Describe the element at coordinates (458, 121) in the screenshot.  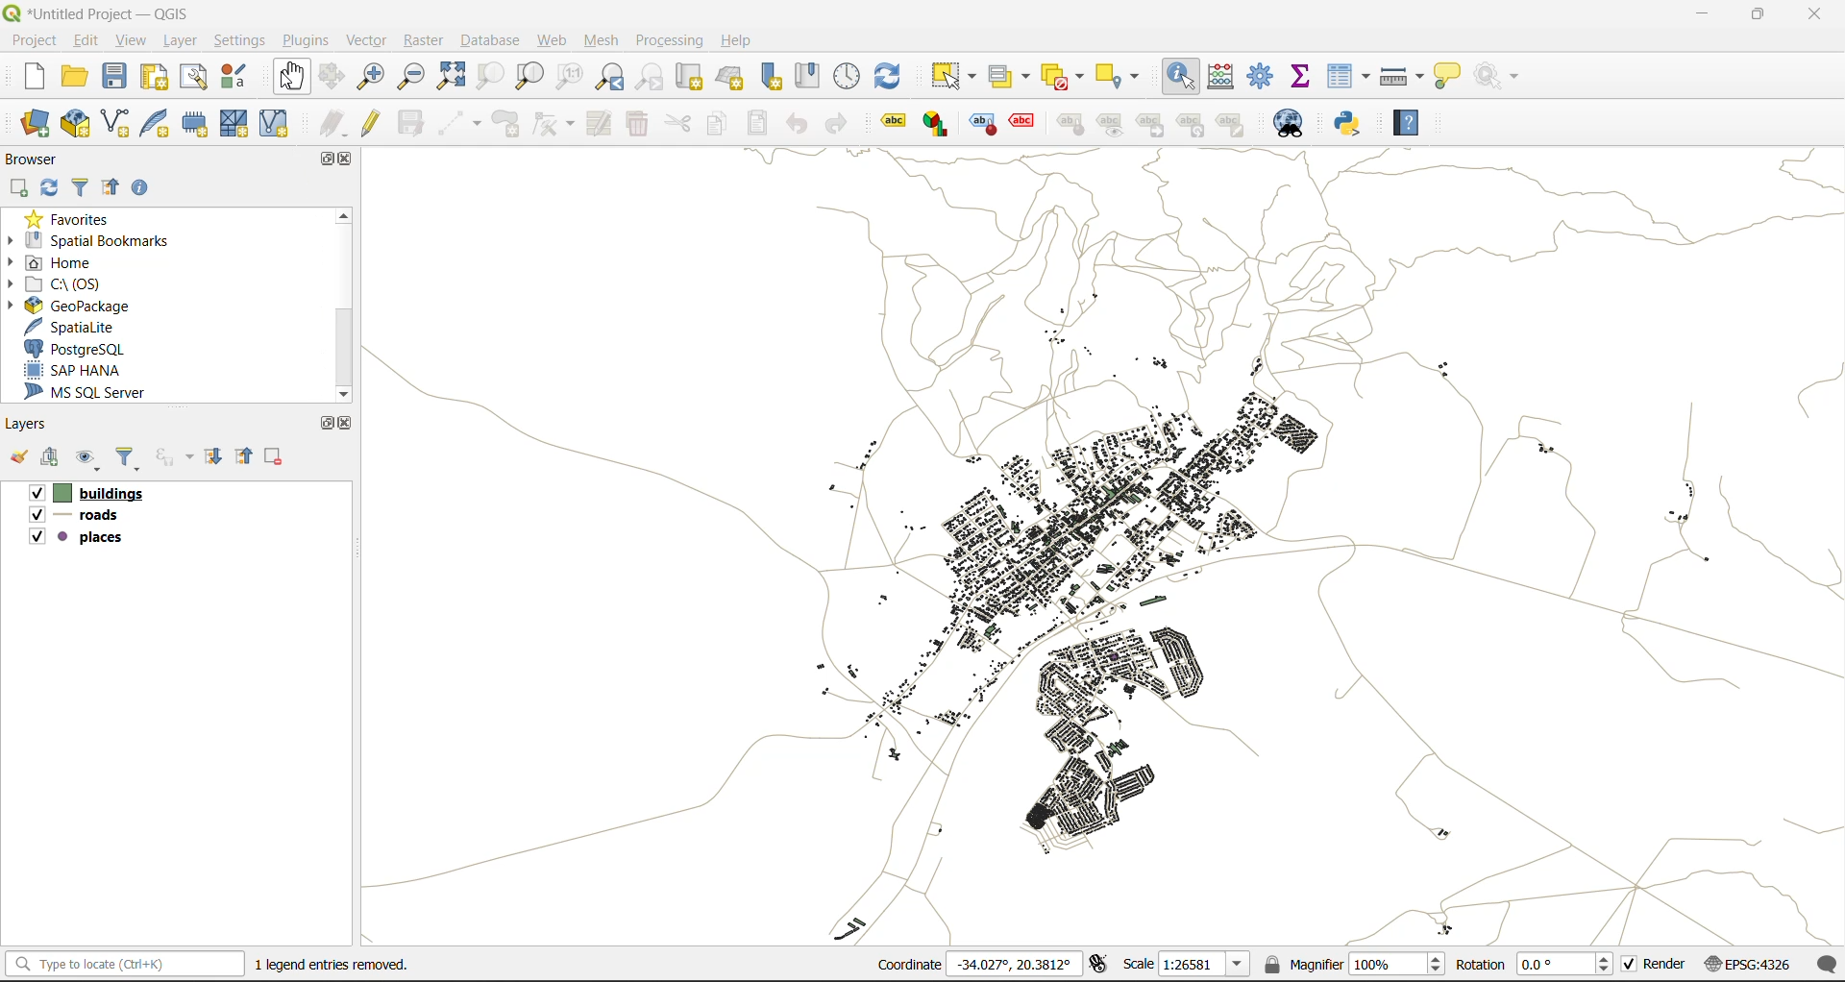
I see `digitize` at that location.